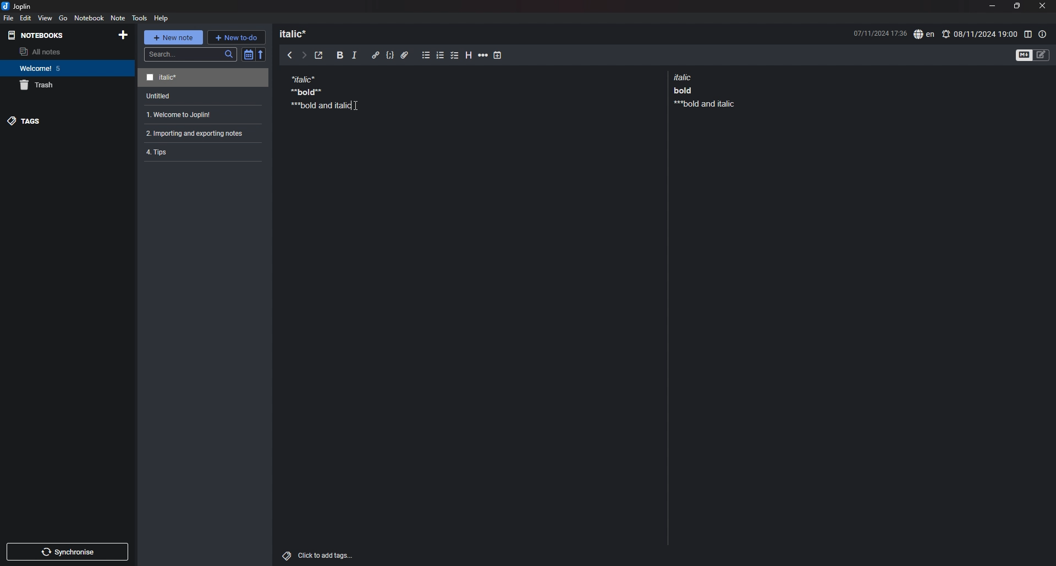 This screenshot has height=566, width=1056. I want to click on tools, so click(140, 18).